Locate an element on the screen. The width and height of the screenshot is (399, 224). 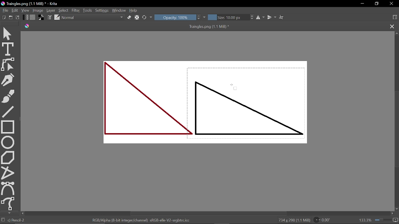
Close is located at coordinates (391, 4).